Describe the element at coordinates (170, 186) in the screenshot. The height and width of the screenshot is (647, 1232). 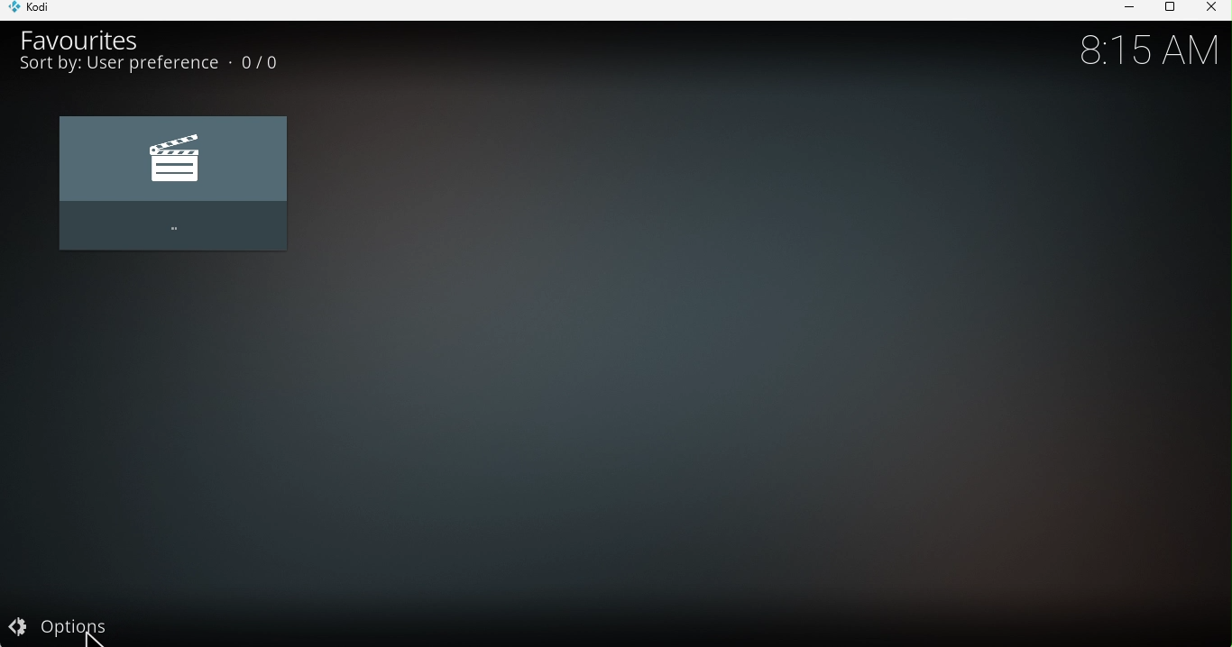
I see `Favourites library` at that location.